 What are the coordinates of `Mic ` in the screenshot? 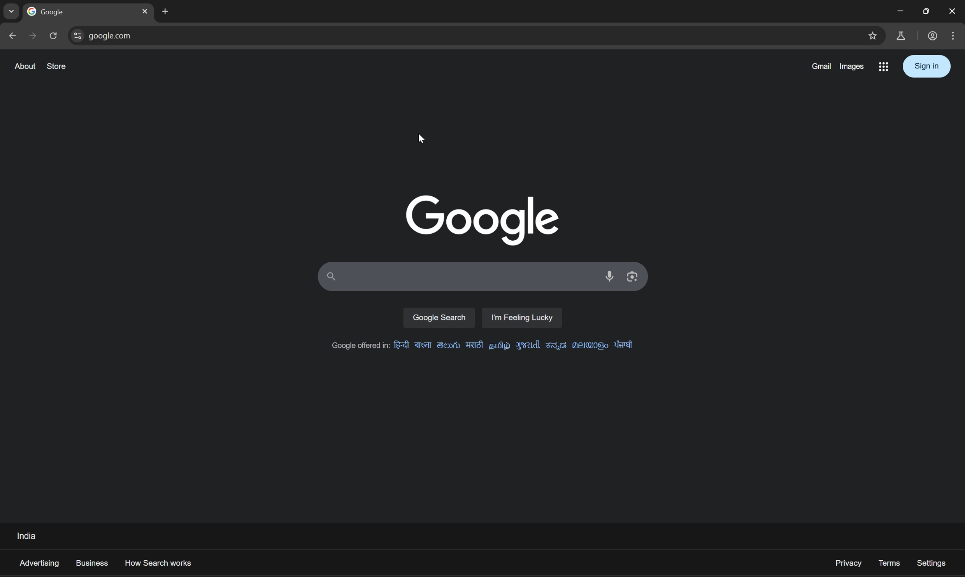 It's located at (612, 276).